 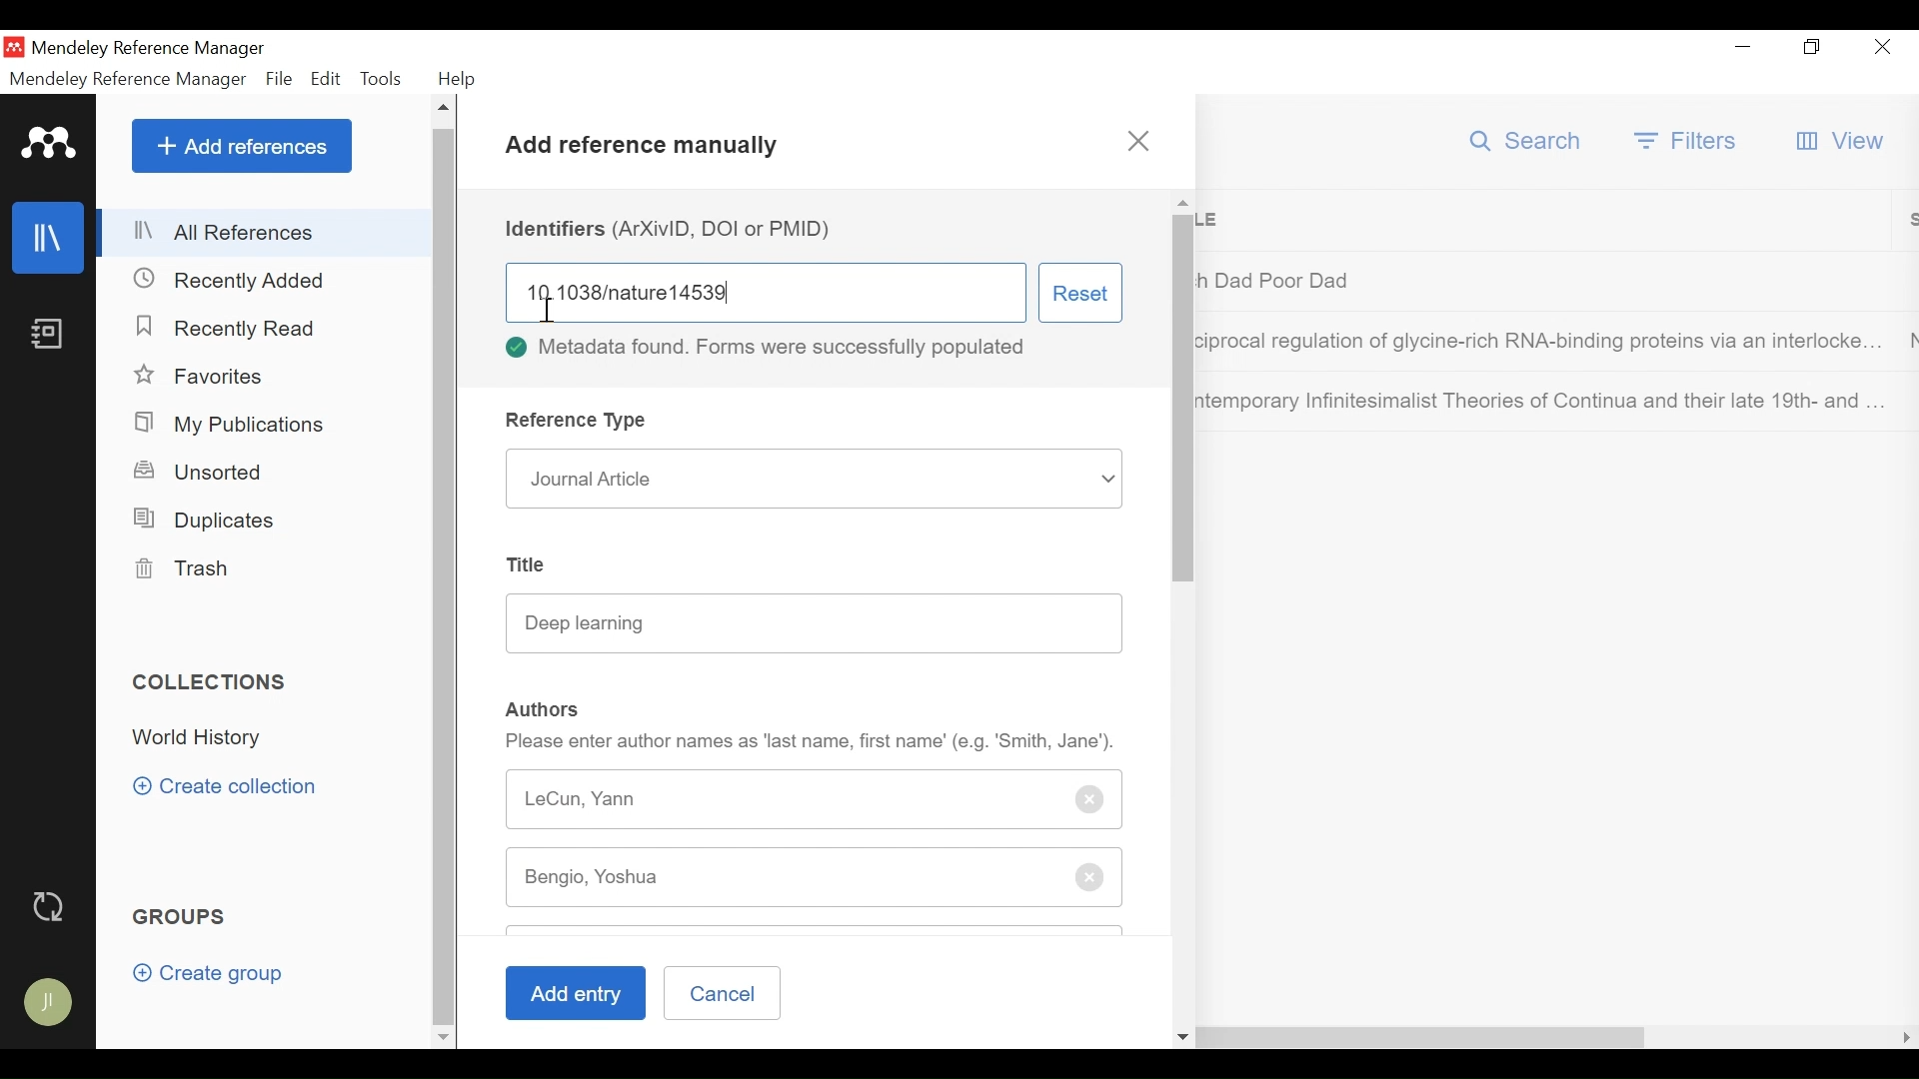 I want to click on Authors, so click(x=544, y=709).